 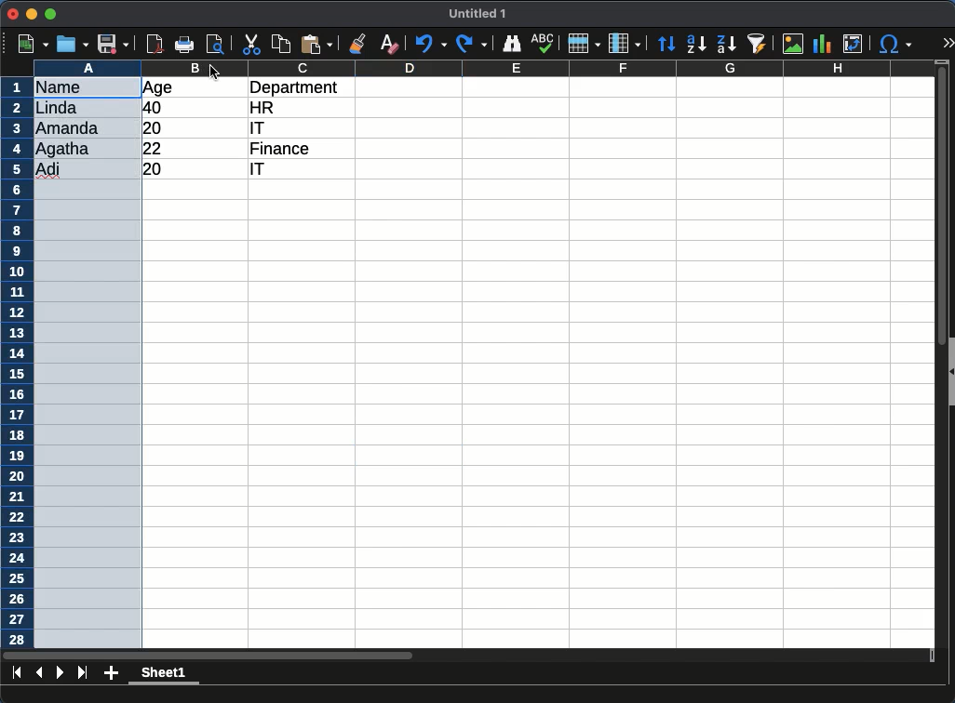 I want to click on new, so click(x=32, y=44).